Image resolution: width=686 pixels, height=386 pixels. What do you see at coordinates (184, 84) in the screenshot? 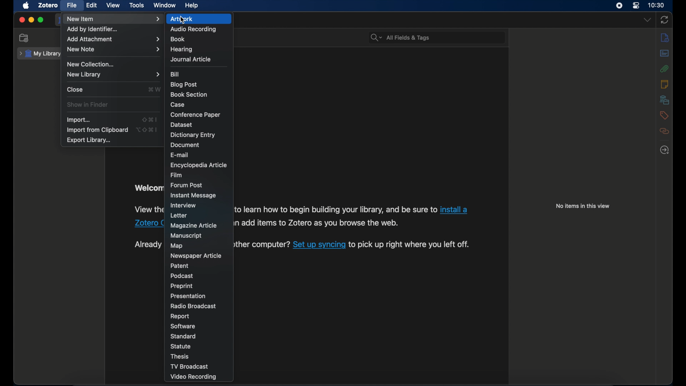
I see `blog post` at bounding box center [184, 84].